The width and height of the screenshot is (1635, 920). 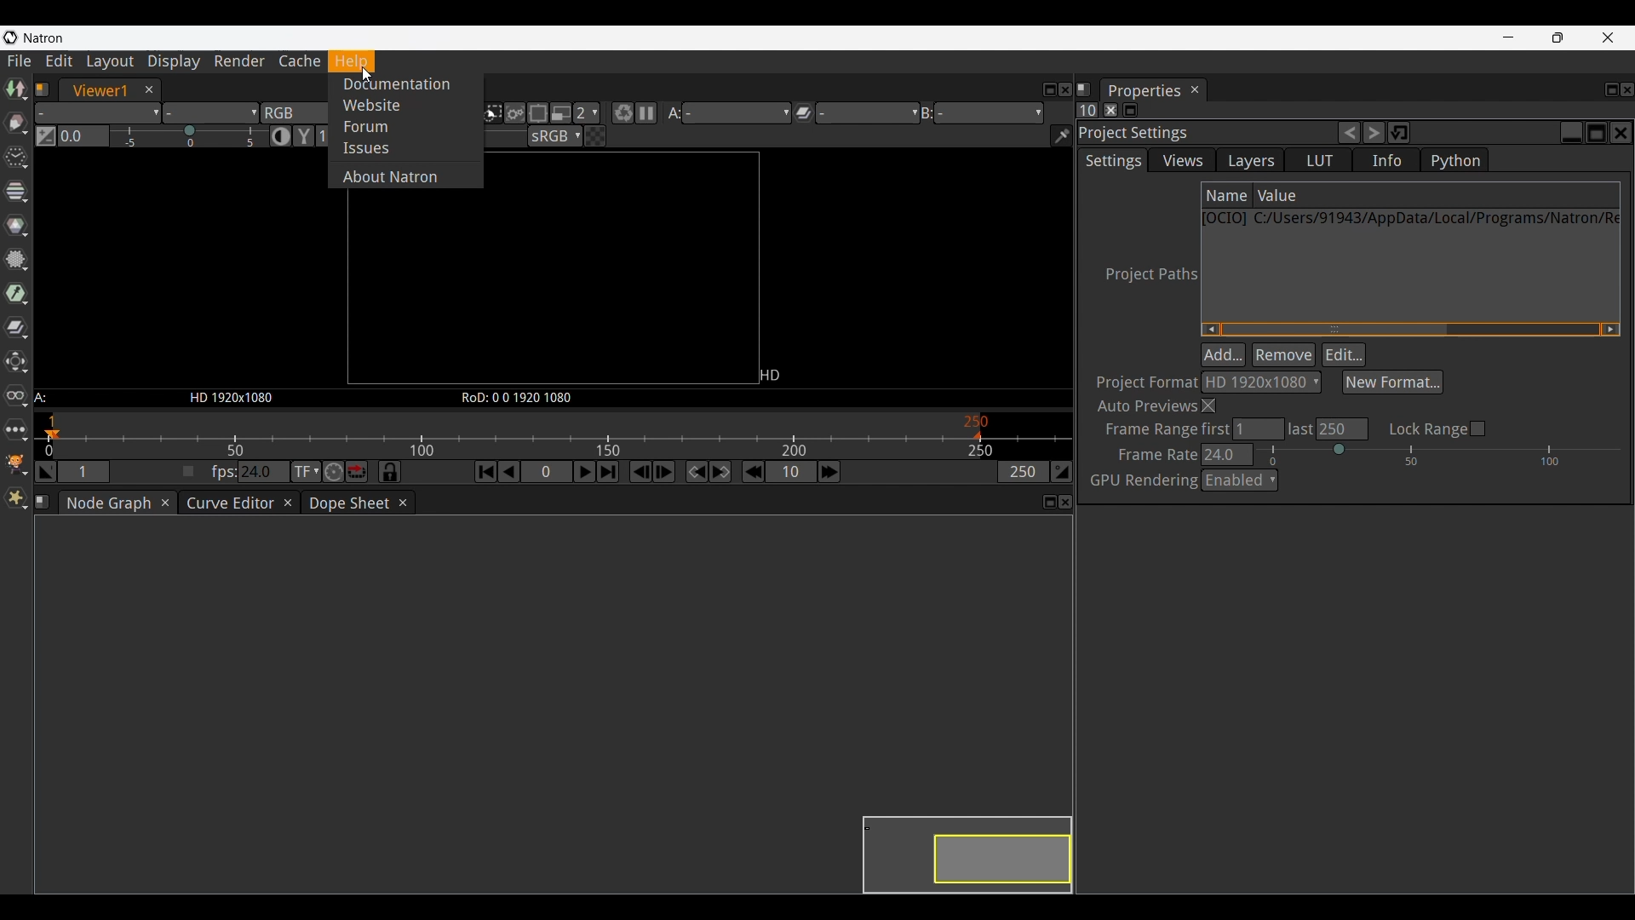 I want to click on Cache menu, so click(x=299, y=62).